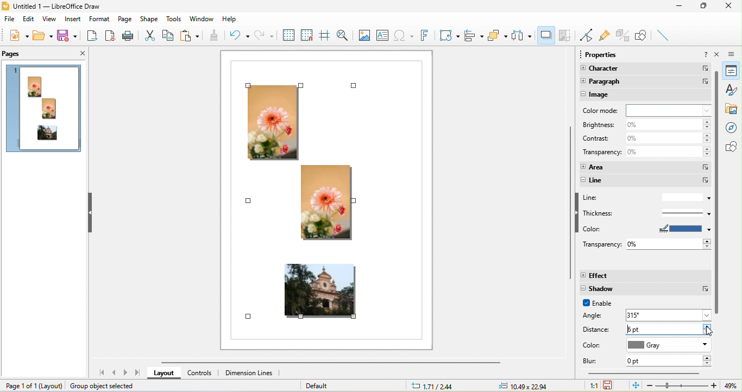  Describe the element at coordinates (29, 21) in the screenshot. I see `edit` at that location.